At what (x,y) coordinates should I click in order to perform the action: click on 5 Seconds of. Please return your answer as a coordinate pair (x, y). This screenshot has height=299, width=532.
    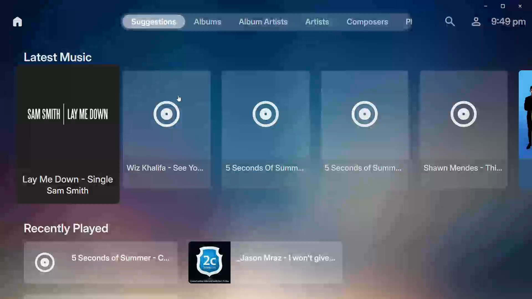
    Looking at the image, I should click on (263, 127).